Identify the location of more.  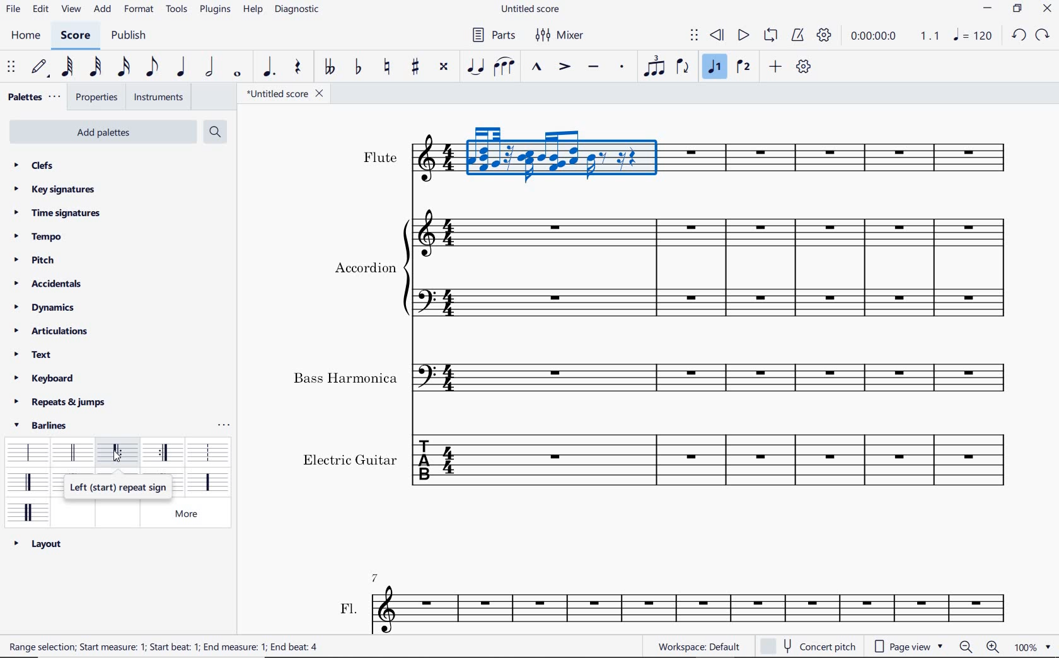
(192, 514).